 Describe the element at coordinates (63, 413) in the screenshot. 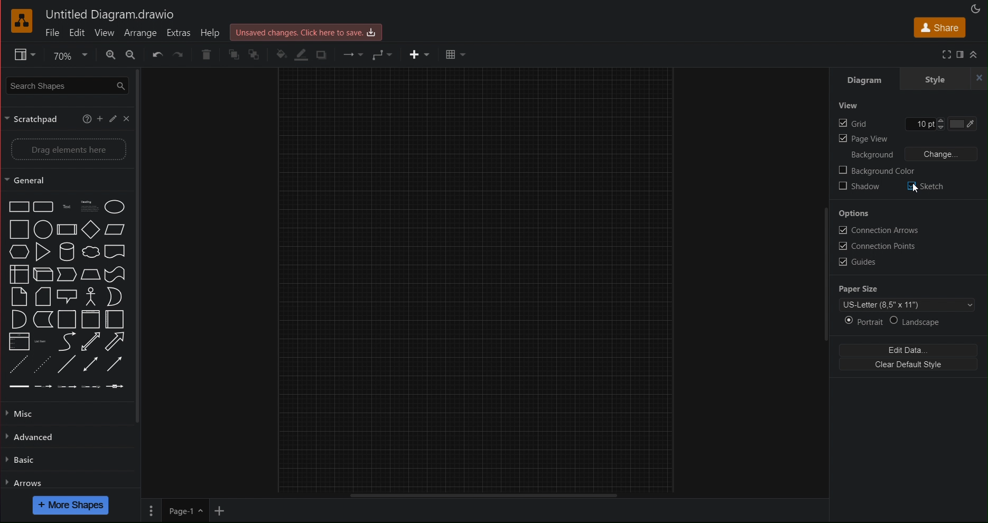

I see `Misc` at that location.